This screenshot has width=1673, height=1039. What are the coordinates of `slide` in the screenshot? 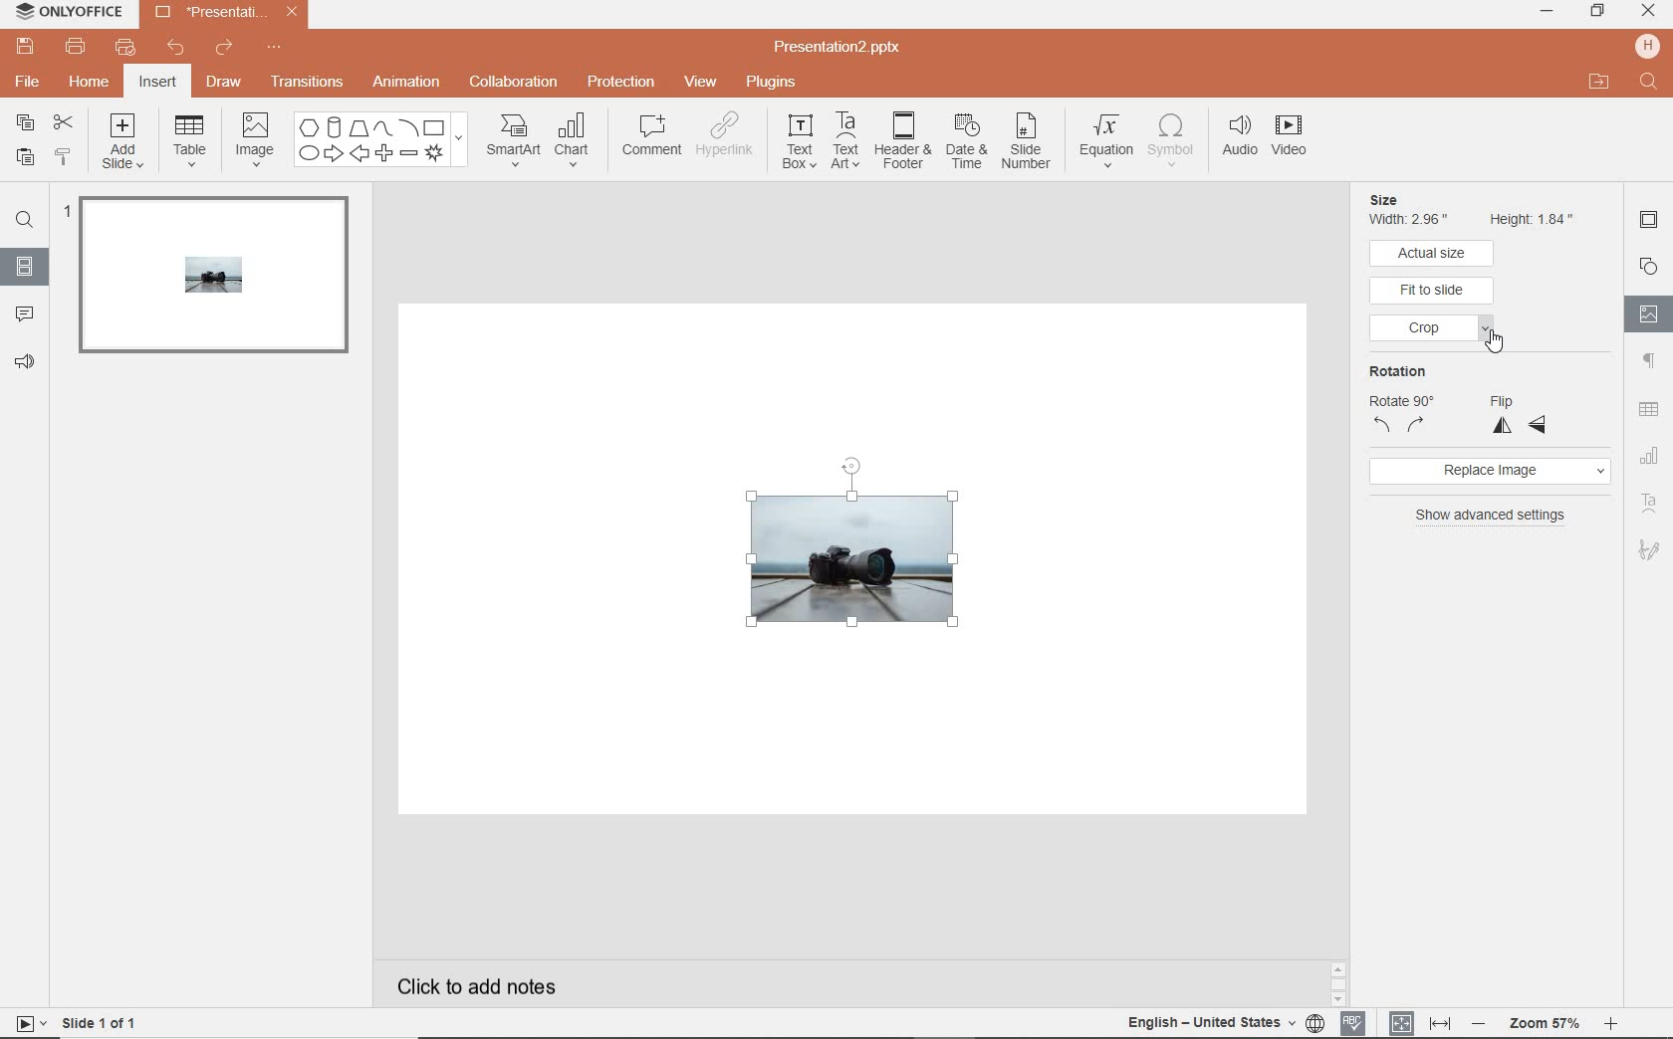 It's located at (210, 283).